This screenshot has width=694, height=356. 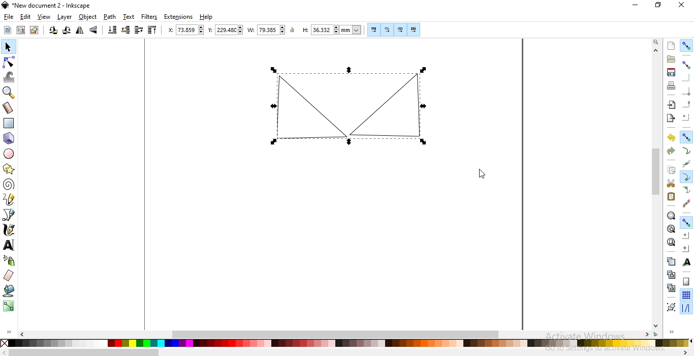 I want to click on export this document, so click(x=671, y=117).